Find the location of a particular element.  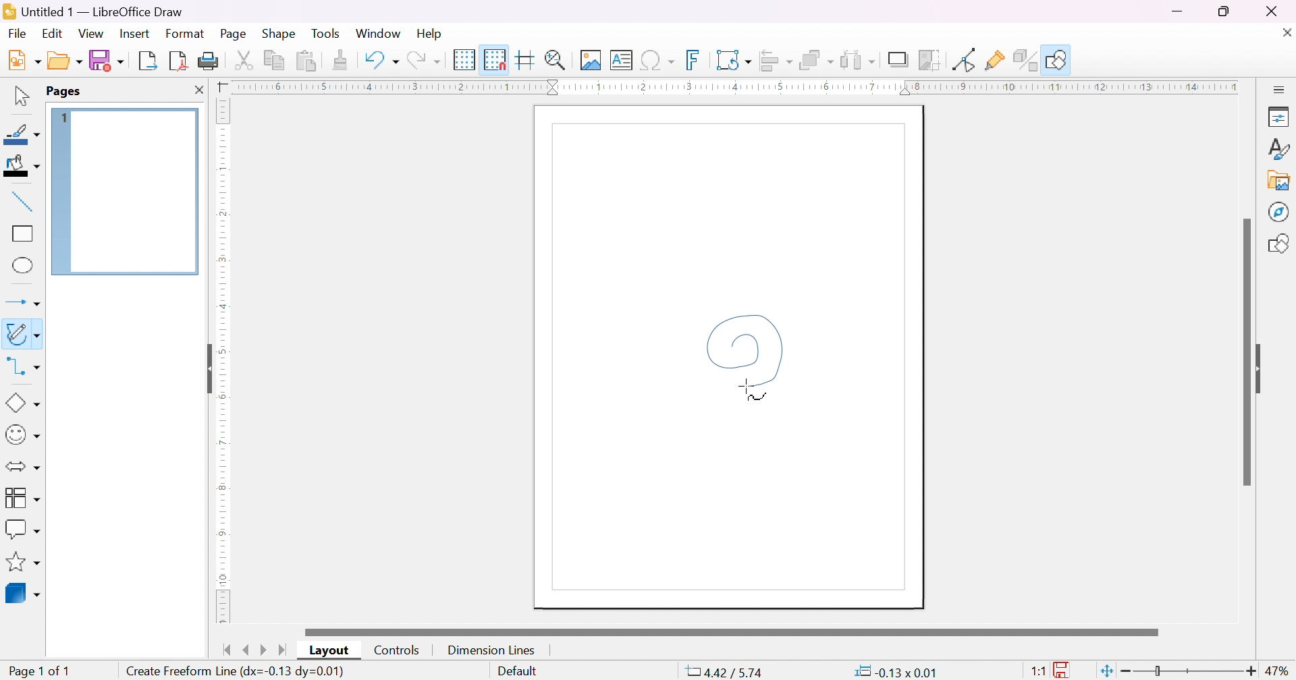

line color is located at coordinates (22, 134).